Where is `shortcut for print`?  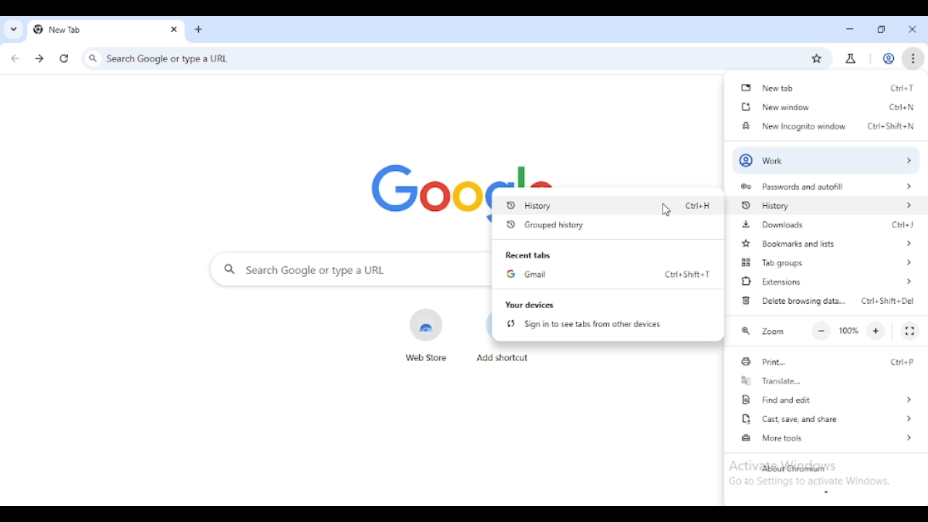 shortcut for print is located at coordinates (899, 361).